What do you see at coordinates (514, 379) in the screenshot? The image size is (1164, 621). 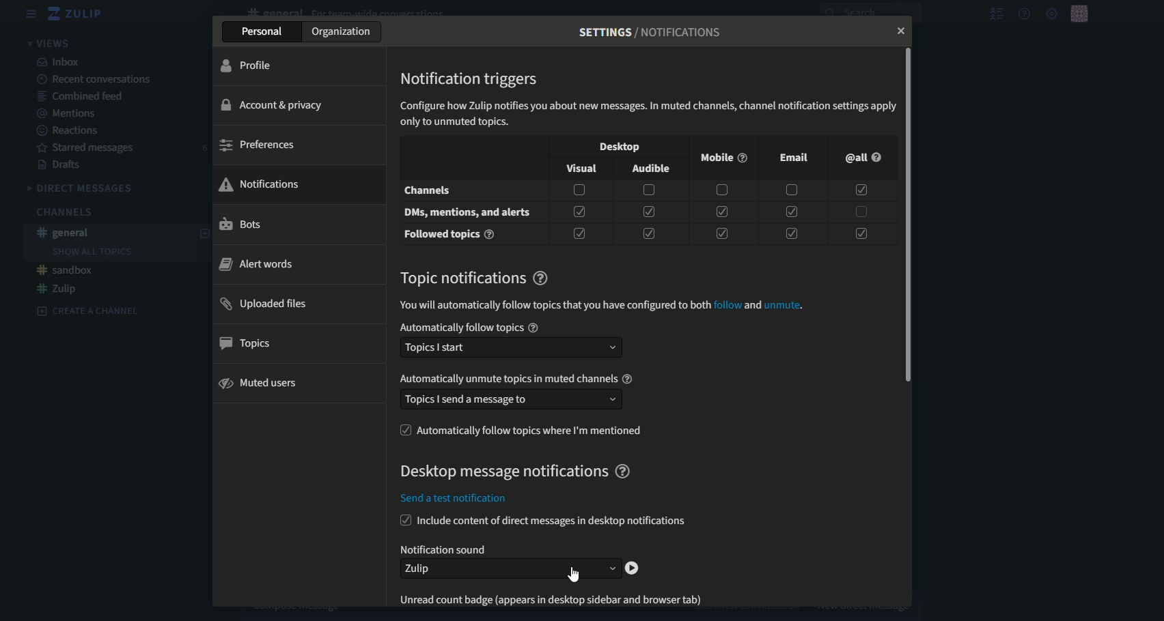 I see `text` at bounding box center [514, 379].